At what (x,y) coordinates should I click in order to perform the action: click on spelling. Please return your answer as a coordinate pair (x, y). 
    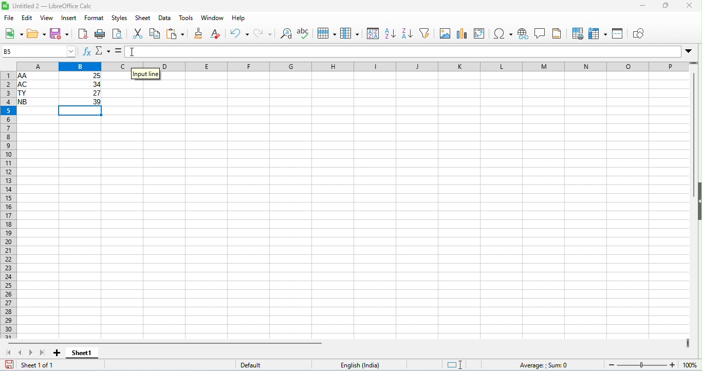
    Looking at the image, I should click on (304, 33).